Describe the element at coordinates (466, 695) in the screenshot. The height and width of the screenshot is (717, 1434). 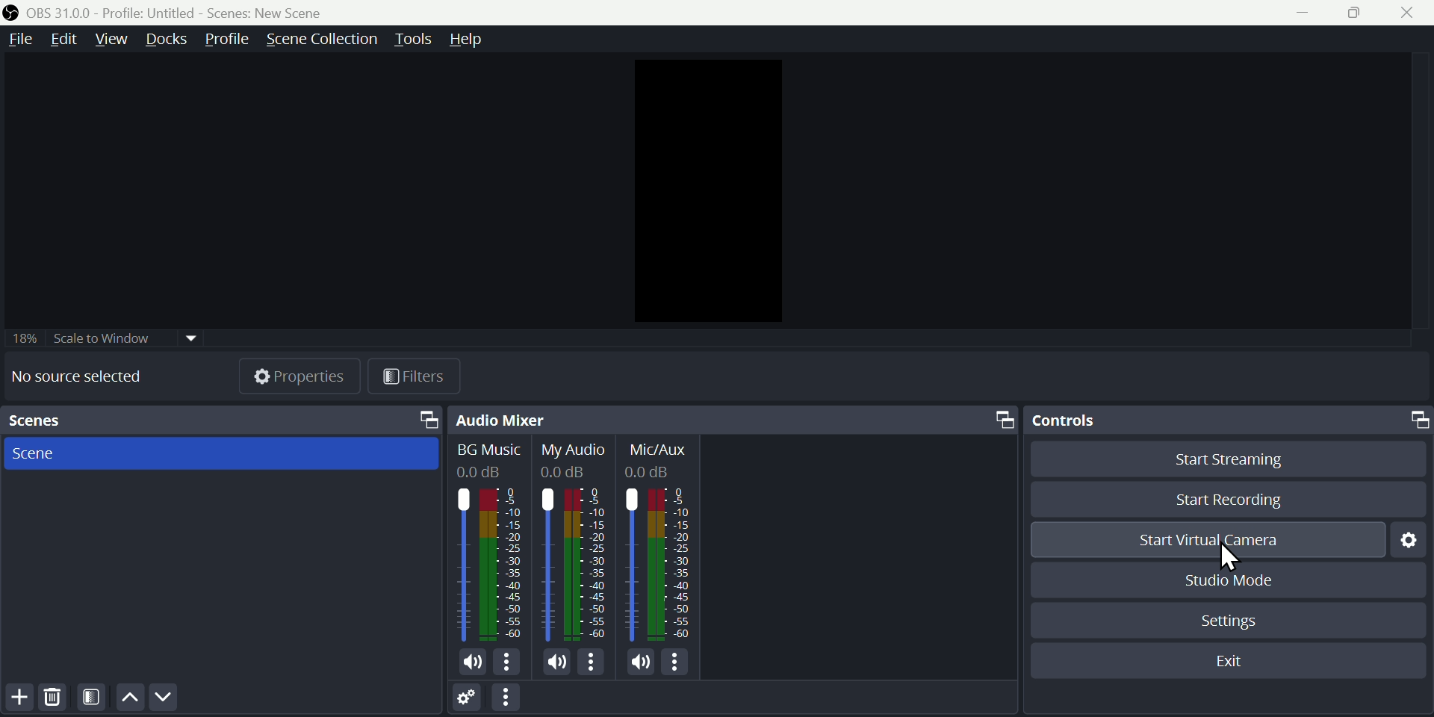
I see `Settings` at that location.